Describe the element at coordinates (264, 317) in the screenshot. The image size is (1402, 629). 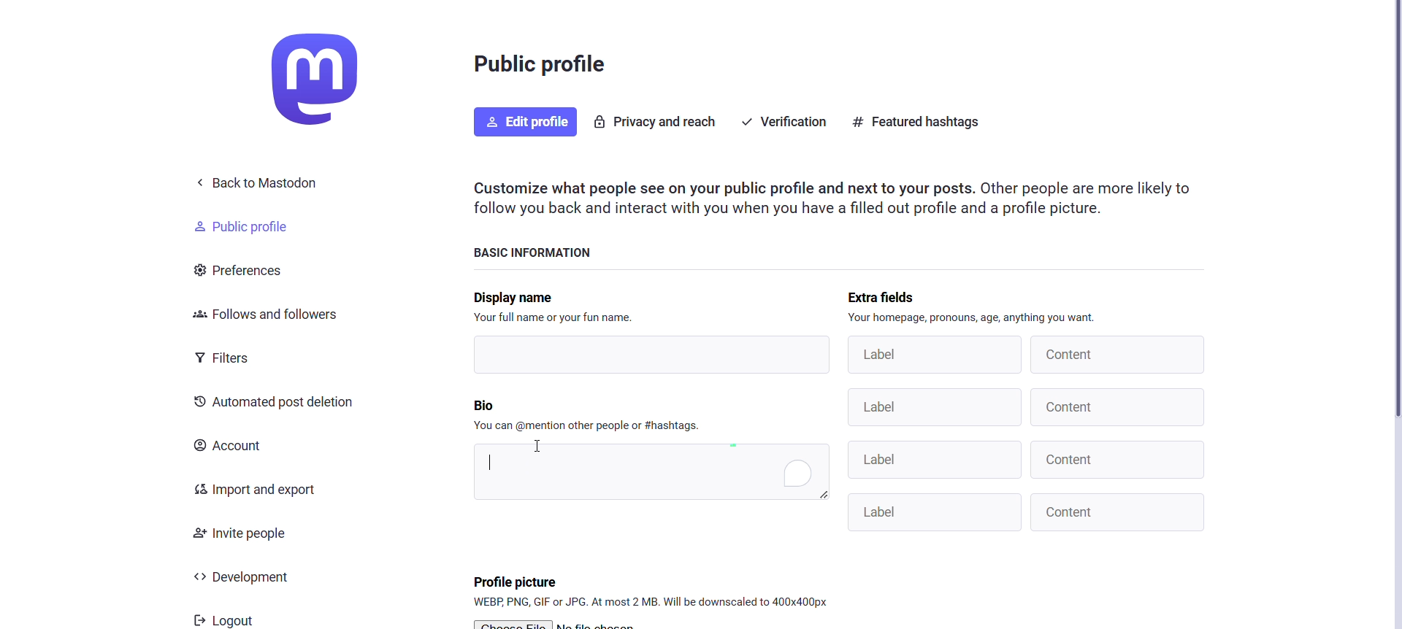
I see `Follows and Followers` at that location.